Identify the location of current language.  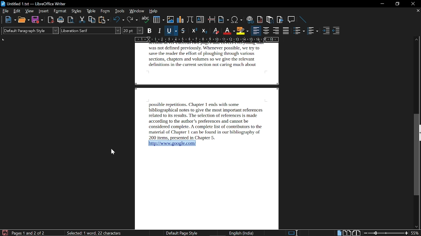
(241, 233).